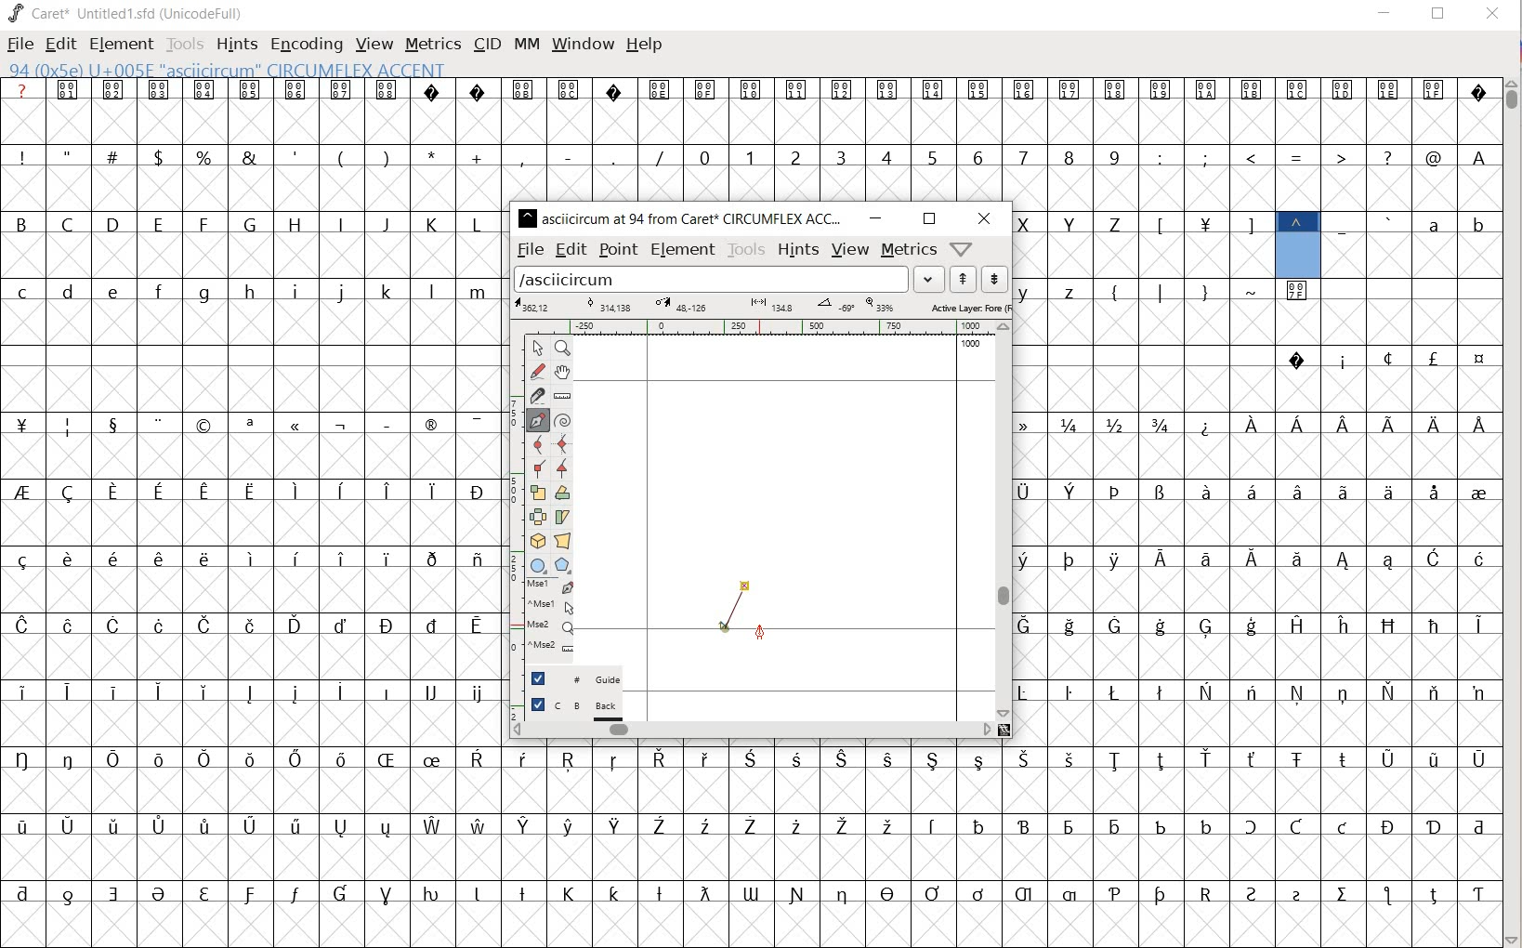  I want to click on edit, so click(571, 250).